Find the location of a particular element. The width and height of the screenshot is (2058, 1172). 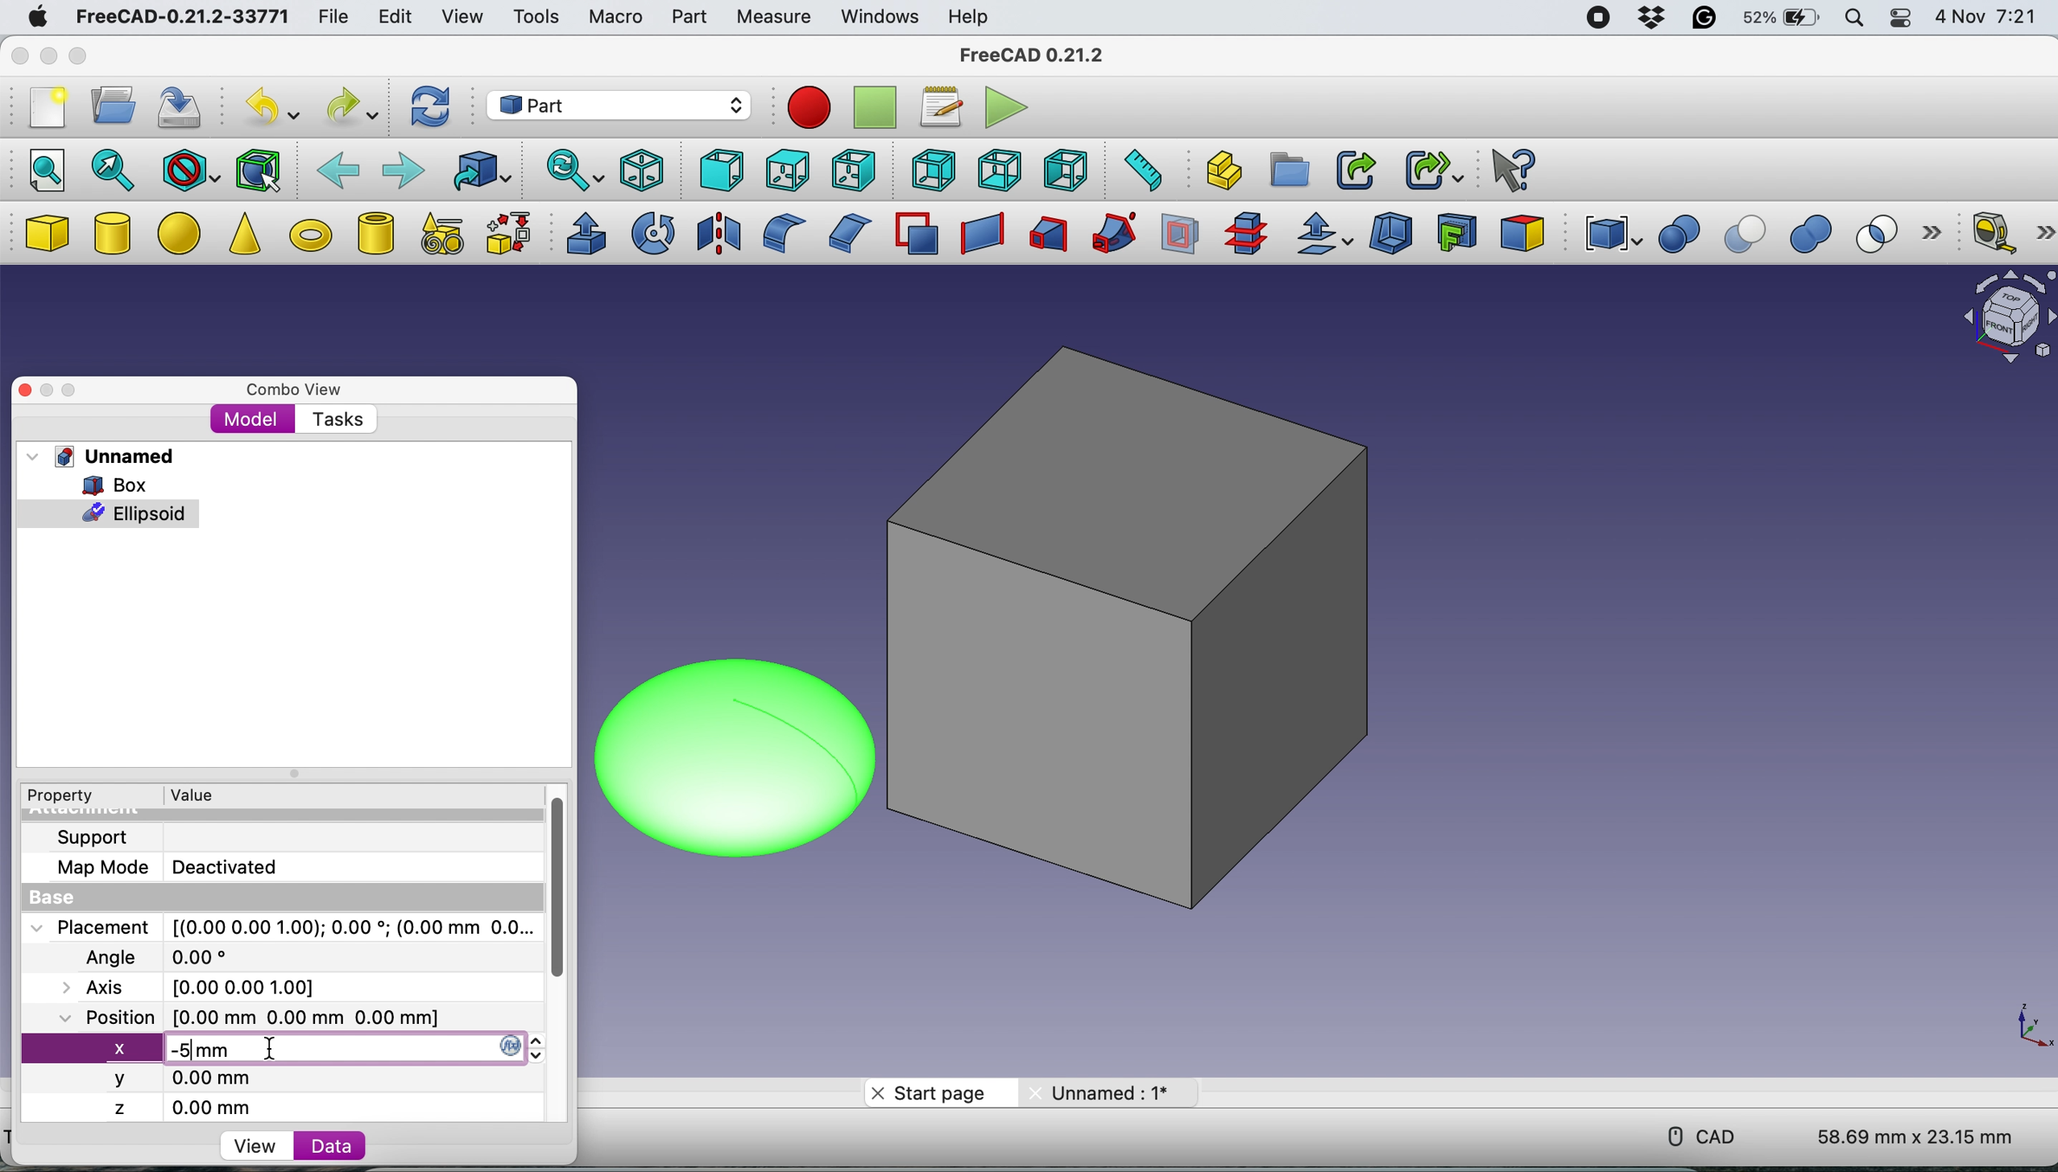

undo is located at coordinates (267, 107).